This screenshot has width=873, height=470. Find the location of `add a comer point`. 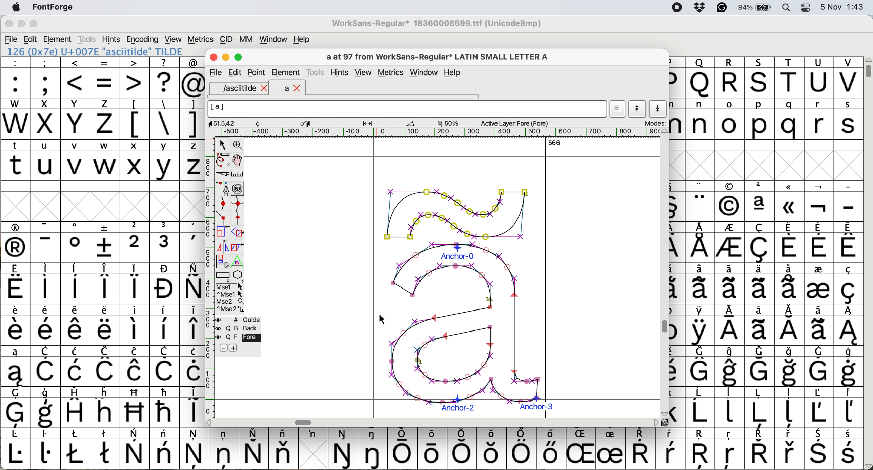

add a comer point is located at coordinates (223, 217).